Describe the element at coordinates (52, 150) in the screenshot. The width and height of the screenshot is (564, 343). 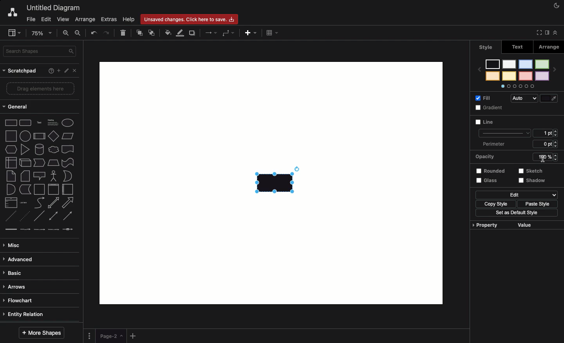
I see `cloud` at that location.